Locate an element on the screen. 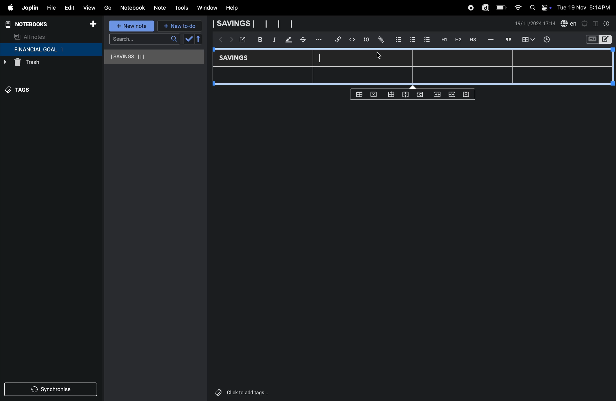 The width and height of the screenshot is (616, 401). hyper link is located at coordinates (339, 40).